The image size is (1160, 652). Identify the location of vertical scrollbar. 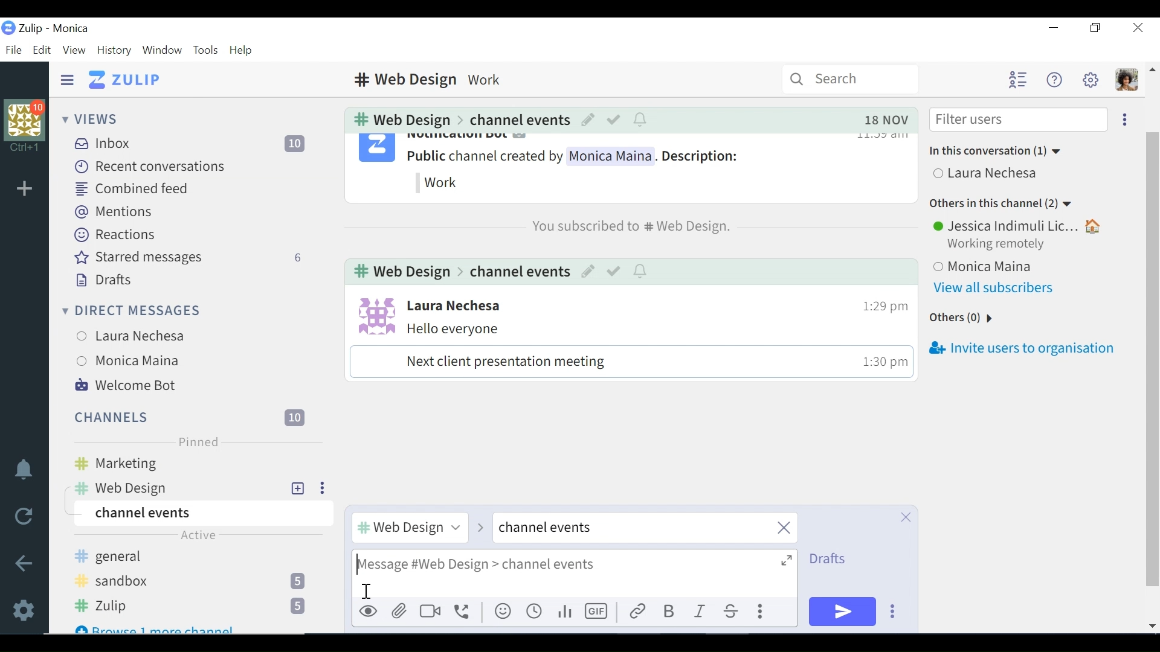
(1156, 349).